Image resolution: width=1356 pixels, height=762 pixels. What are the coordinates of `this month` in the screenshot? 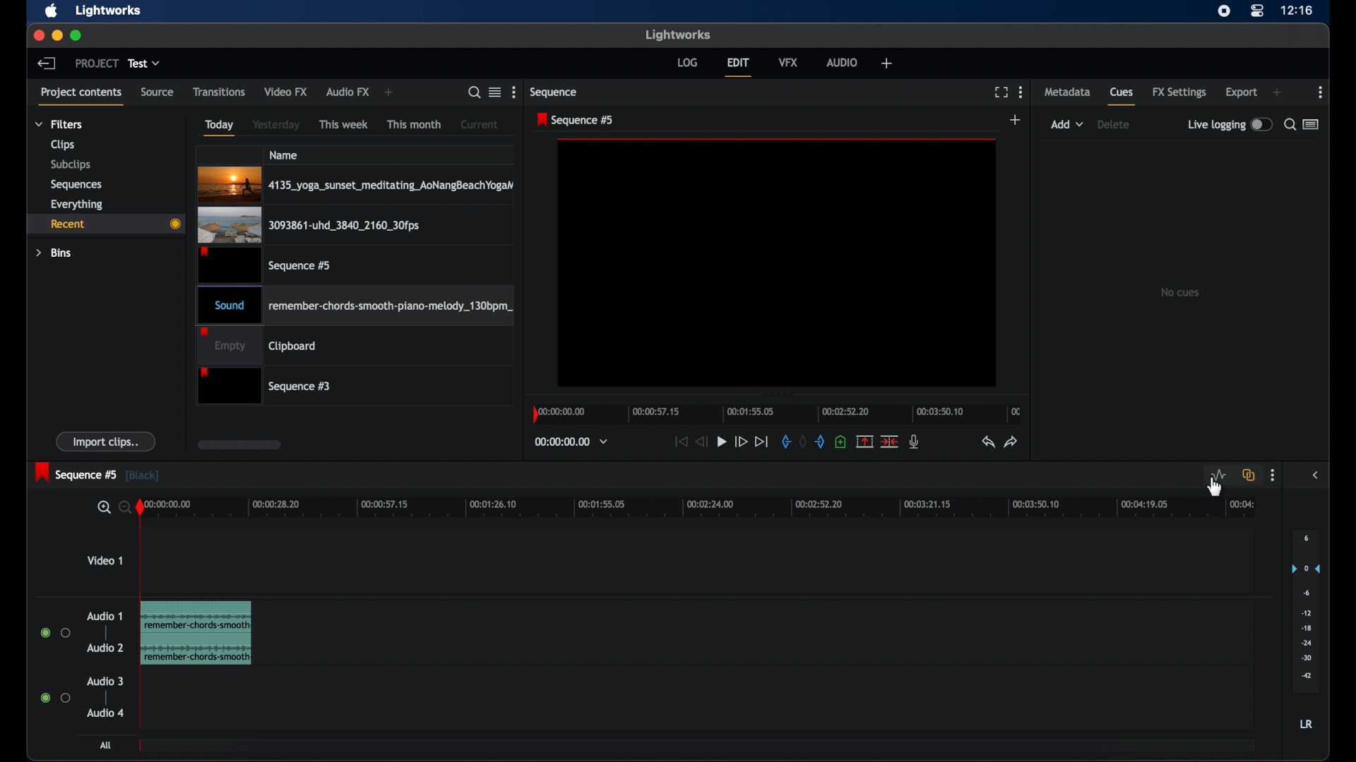 It's located at (415, 125).